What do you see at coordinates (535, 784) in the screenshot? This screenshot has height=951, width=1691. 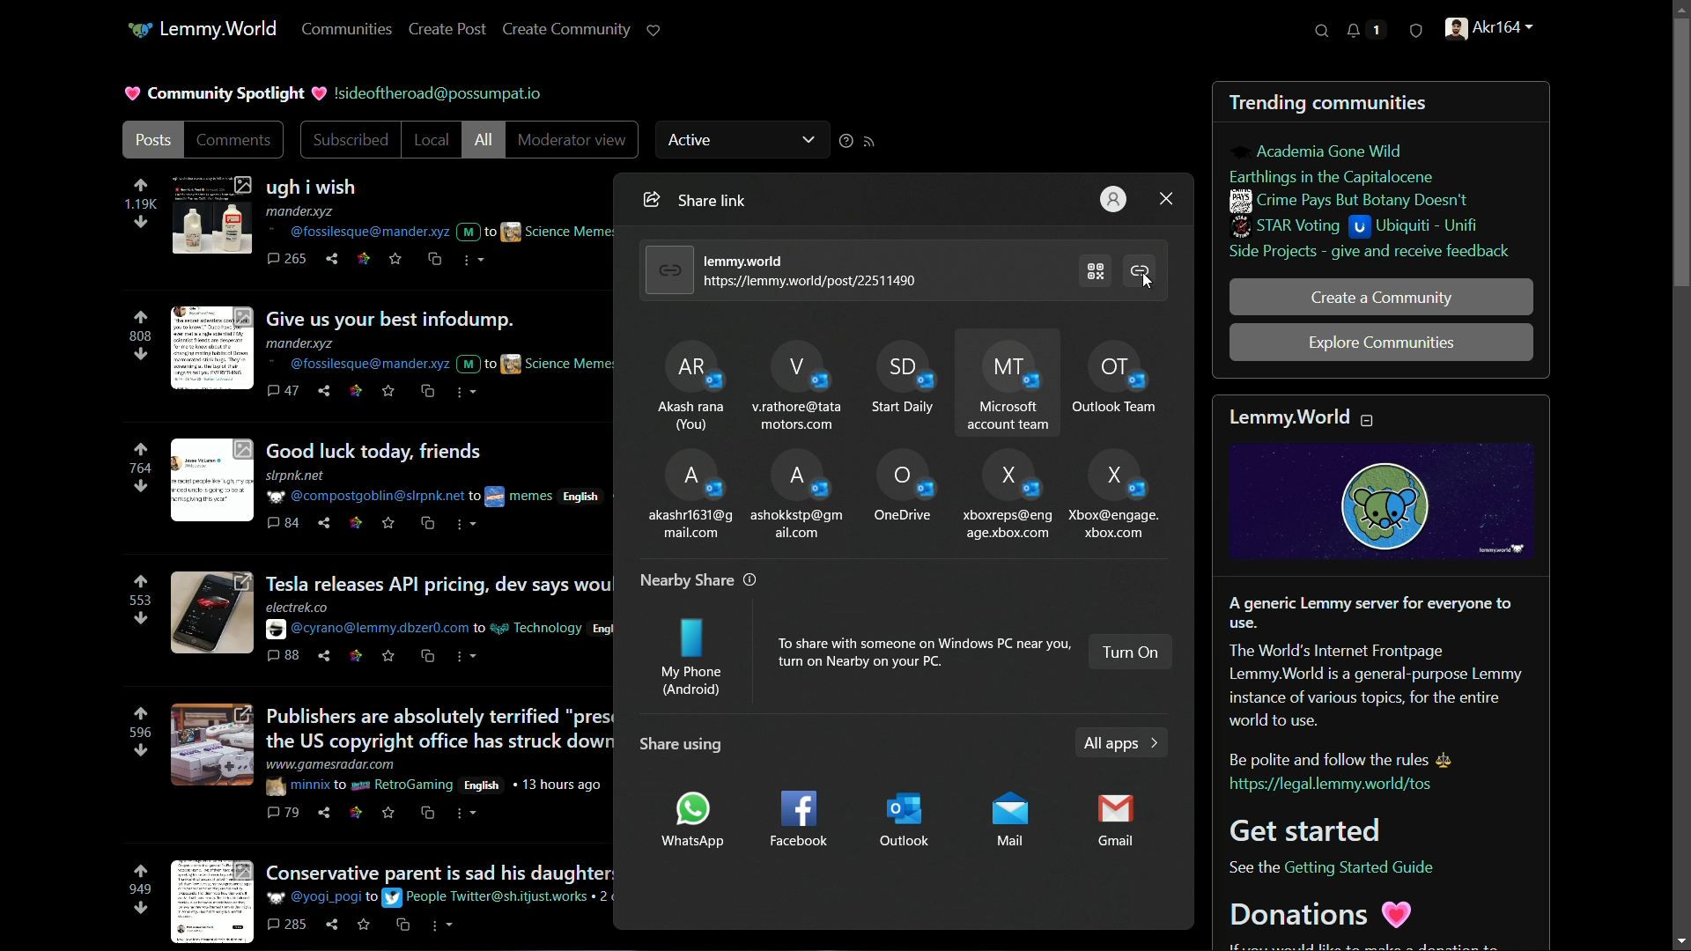 I see ` English  13 hours ago` at bounding box center [535, 784].